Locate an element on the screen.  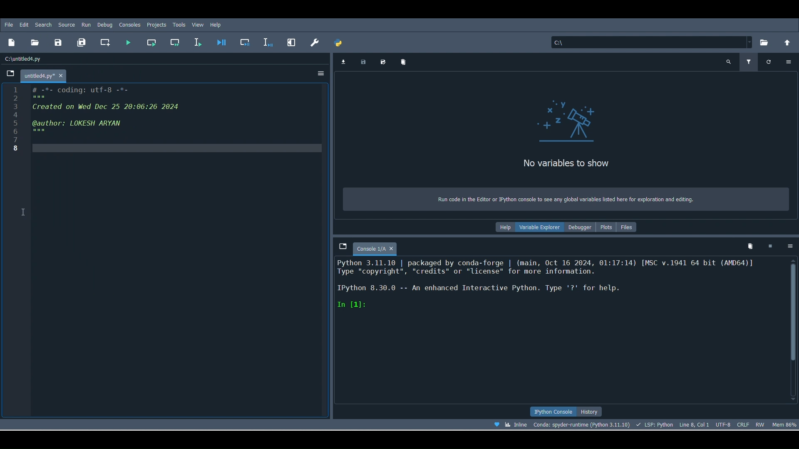
Global memory usage is located at coordinates (786, 425).